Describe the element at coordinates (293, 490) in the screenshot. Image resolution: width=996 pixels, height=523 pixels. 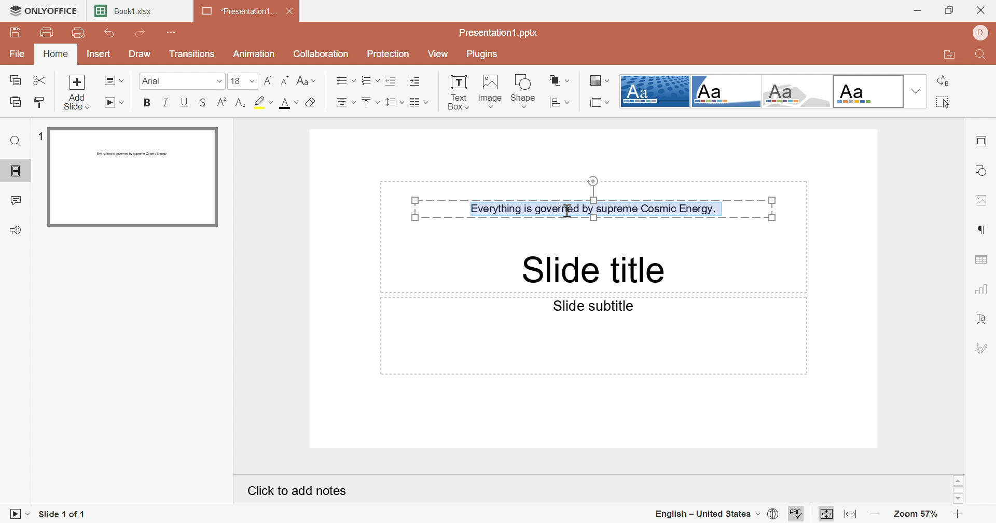
I see `Click to add notes` at that location.